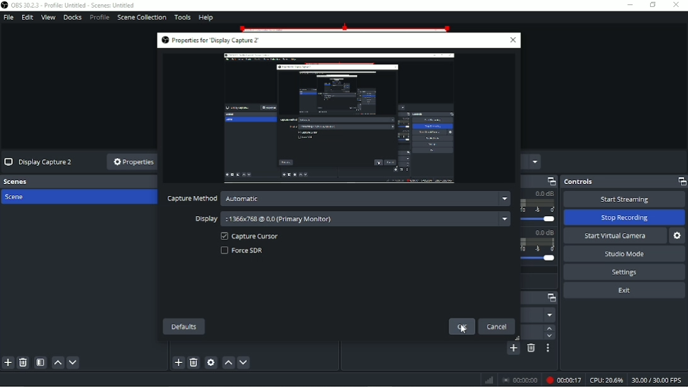 The width and height of the screenshot is (688, 387). Describe the element at coordinates (206, 18) in the screenshot. I see `Help` at that location.